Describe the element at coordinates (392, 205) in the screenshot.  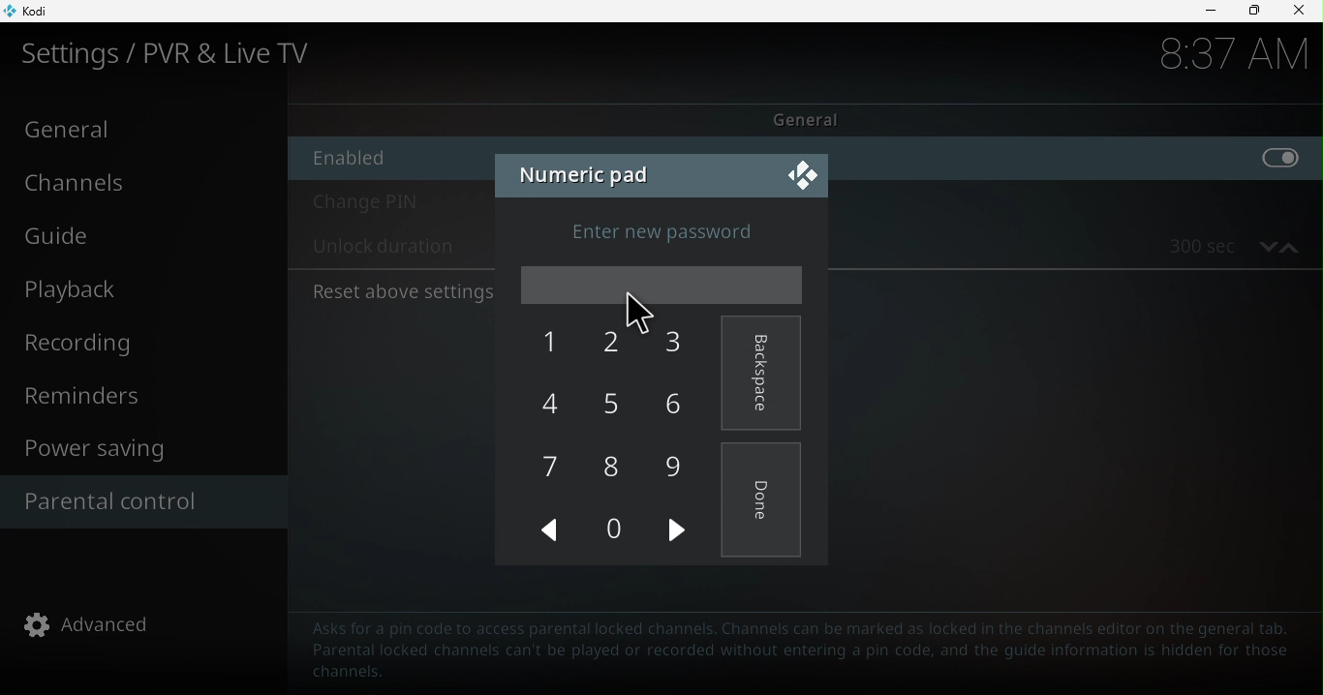
I see `Change pin` at that location.